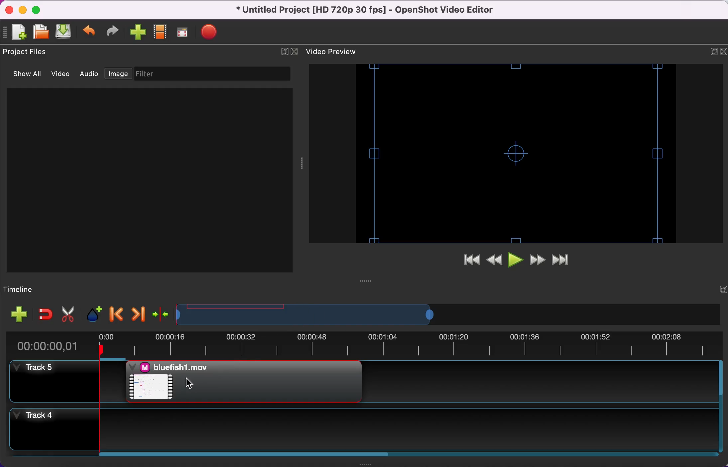 The width and height of the screenshot is (728, 467). I want to click on close, so click(723, 52).